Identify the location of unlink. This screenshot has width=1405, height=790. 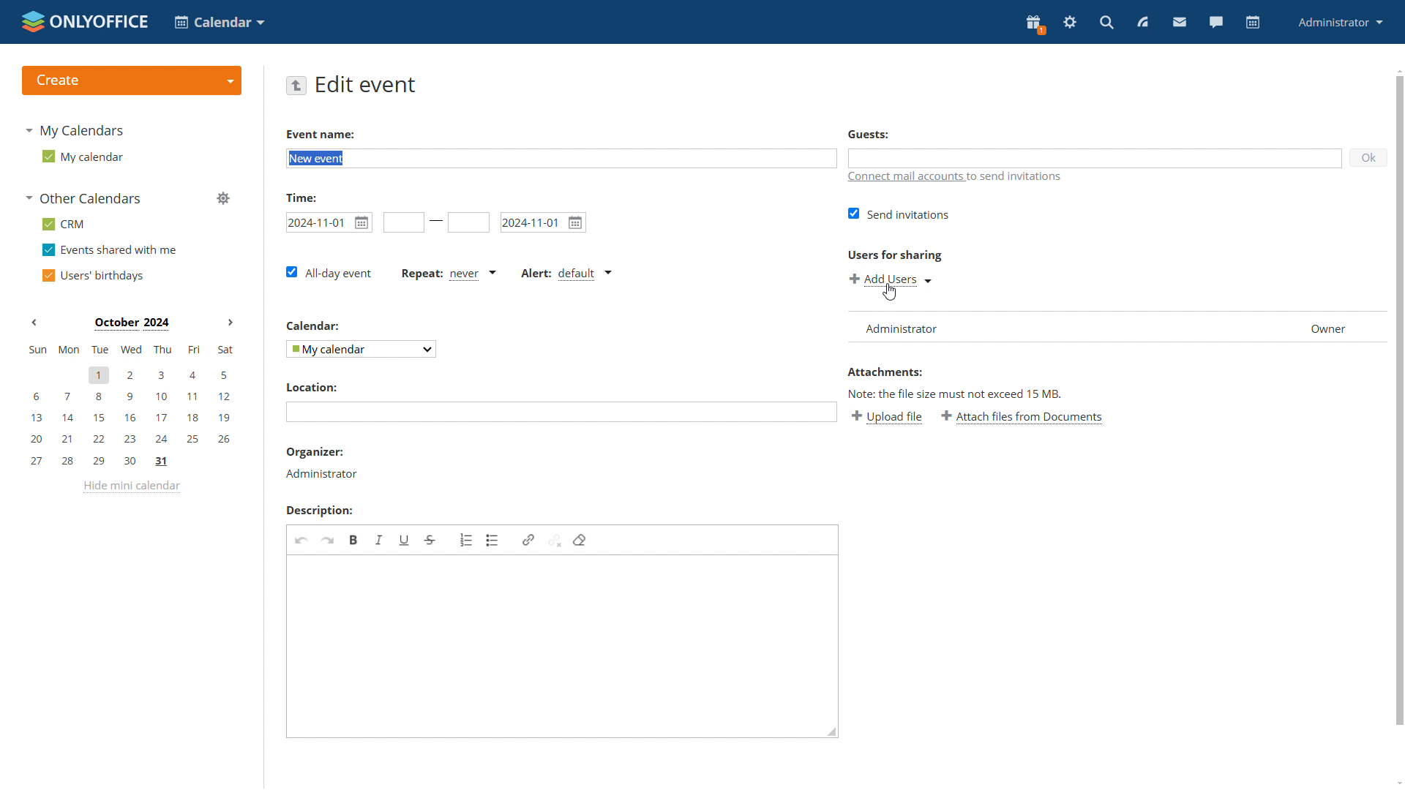
(554, 541).